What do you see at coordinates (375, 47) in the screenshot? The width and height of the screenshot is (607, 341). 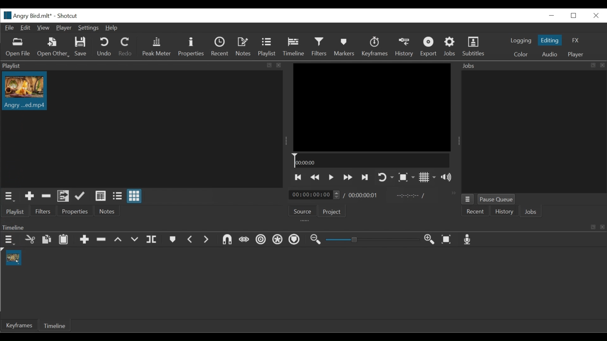 I see `Keyframes` at bounding box center [375, 47].